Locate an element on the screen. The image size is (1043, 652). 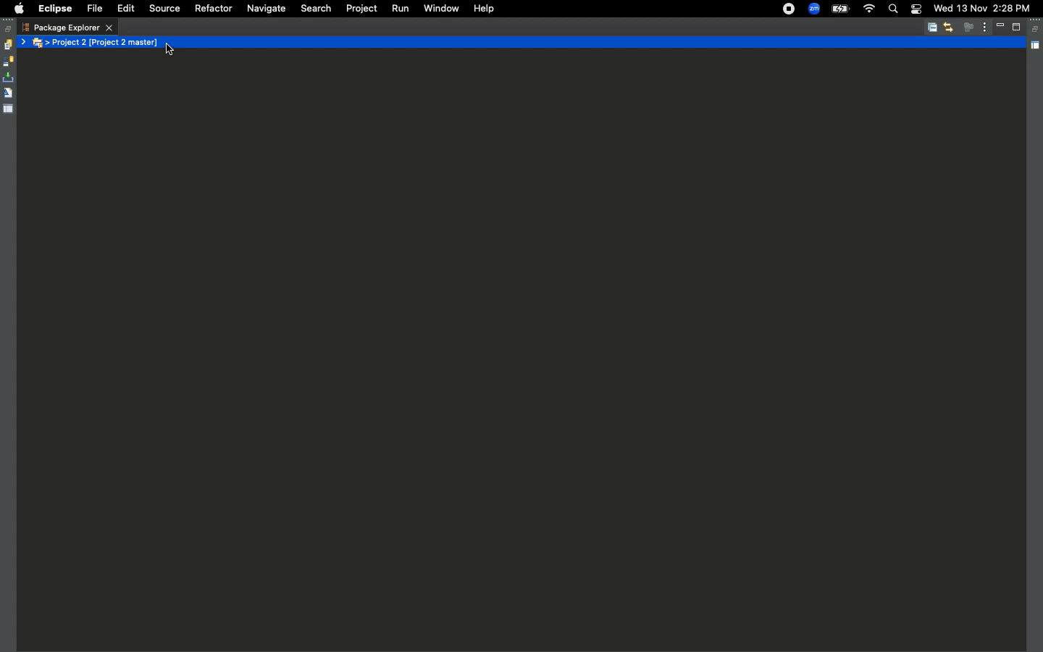
Zoom is located at coordinates (814, 9).